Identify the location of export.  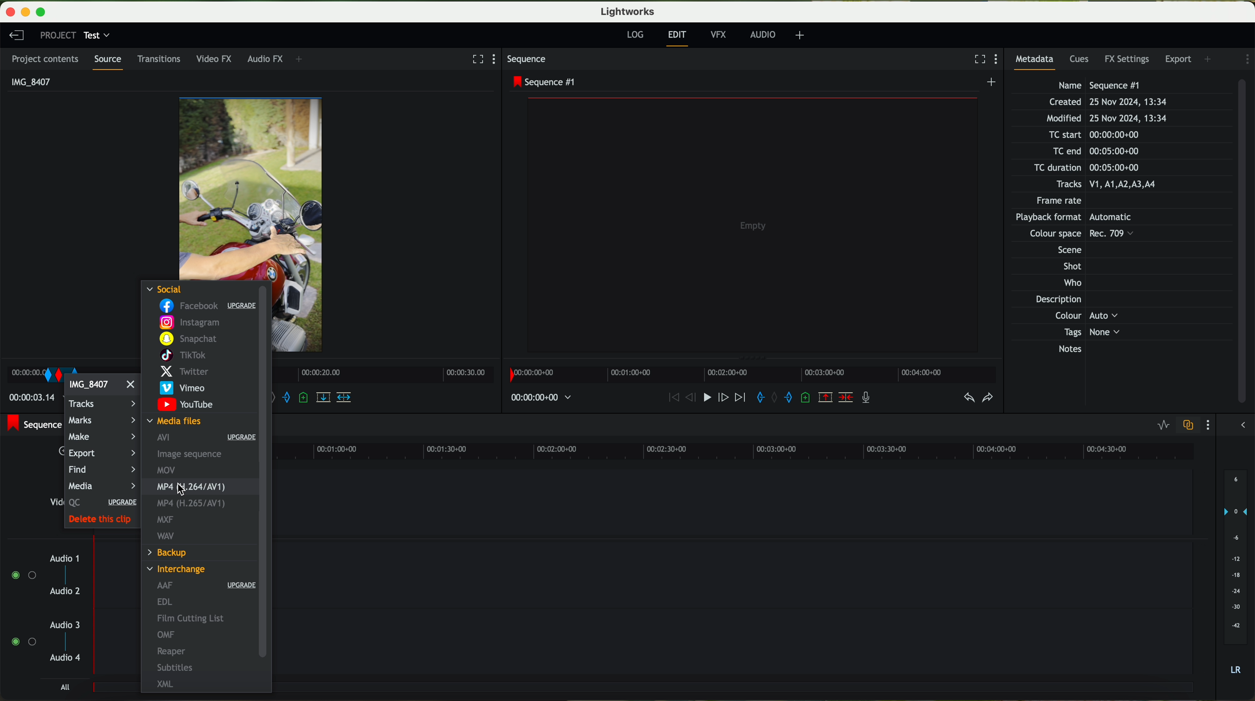
(1179, 58).